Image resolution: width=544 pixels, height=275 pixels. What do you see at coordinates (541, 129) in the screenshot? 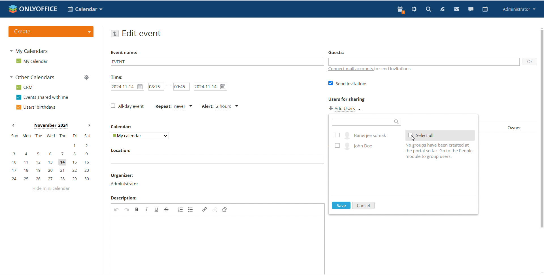
I see `scrollbar` at bounding box center [541, 129].